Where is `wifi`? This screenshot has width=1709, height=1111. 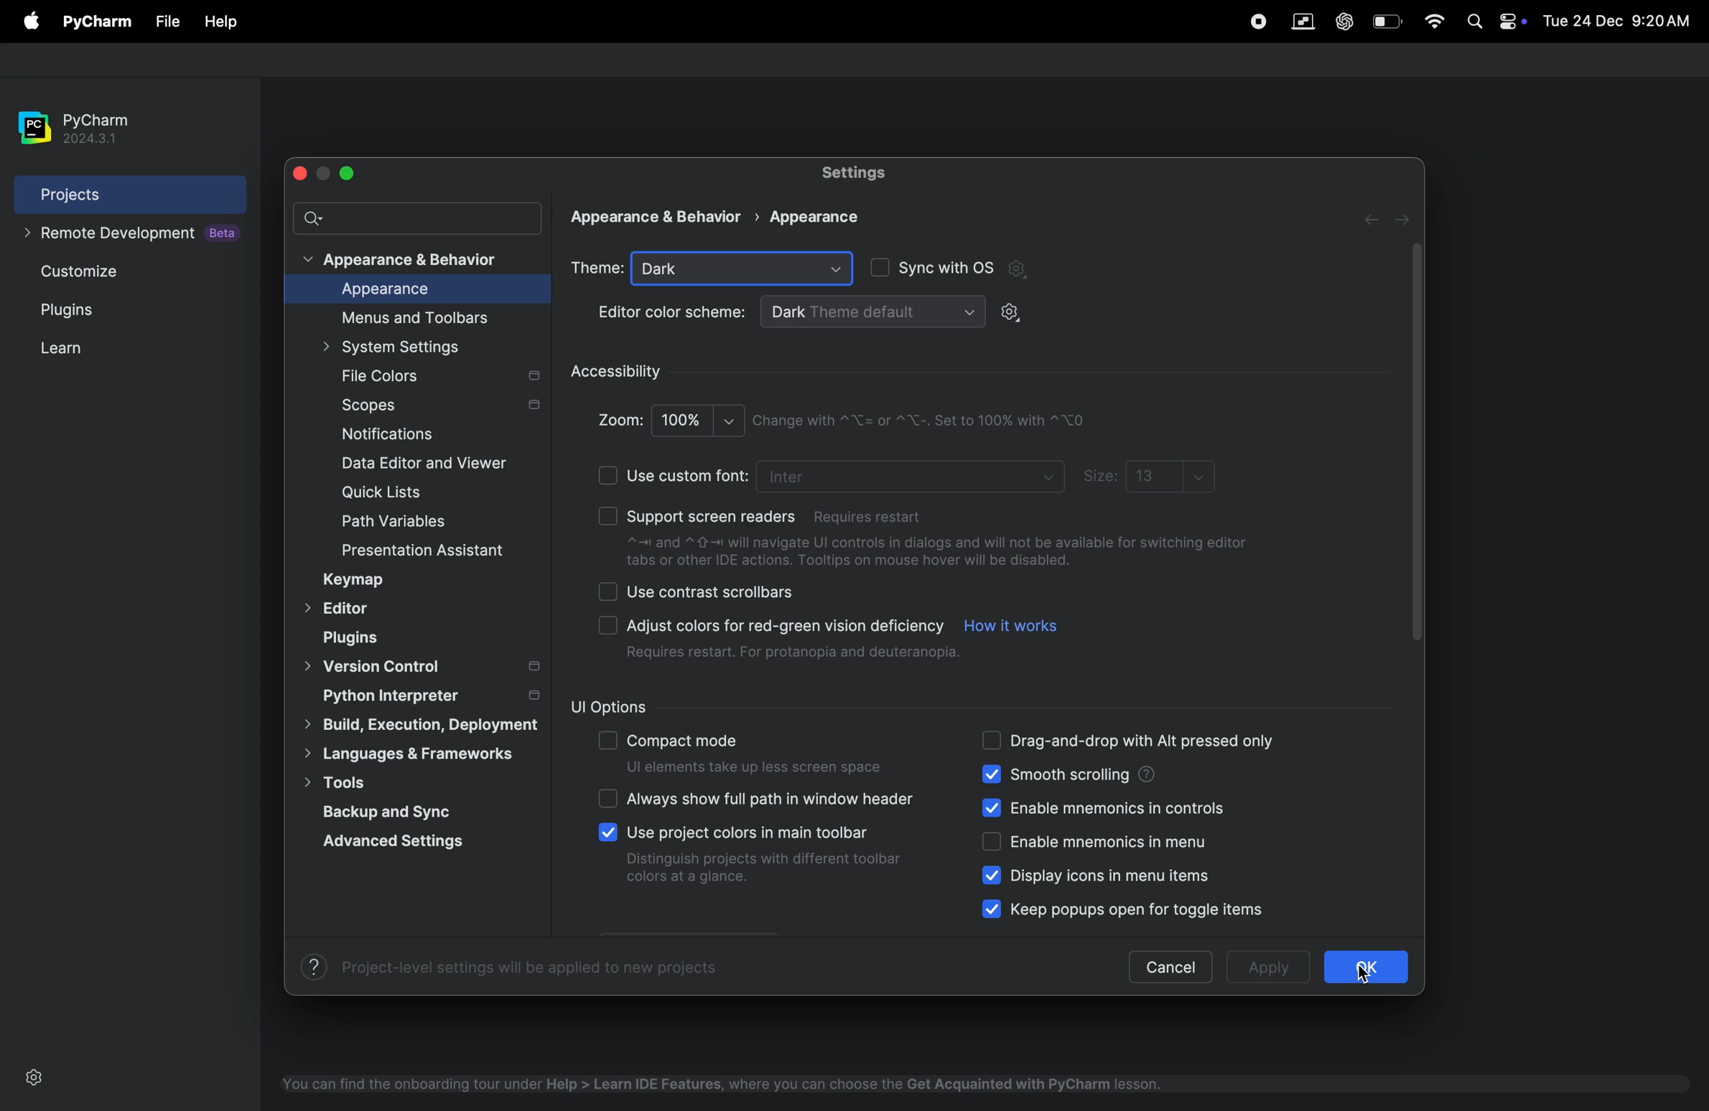
wifi is located at coordinates (1435, 21).